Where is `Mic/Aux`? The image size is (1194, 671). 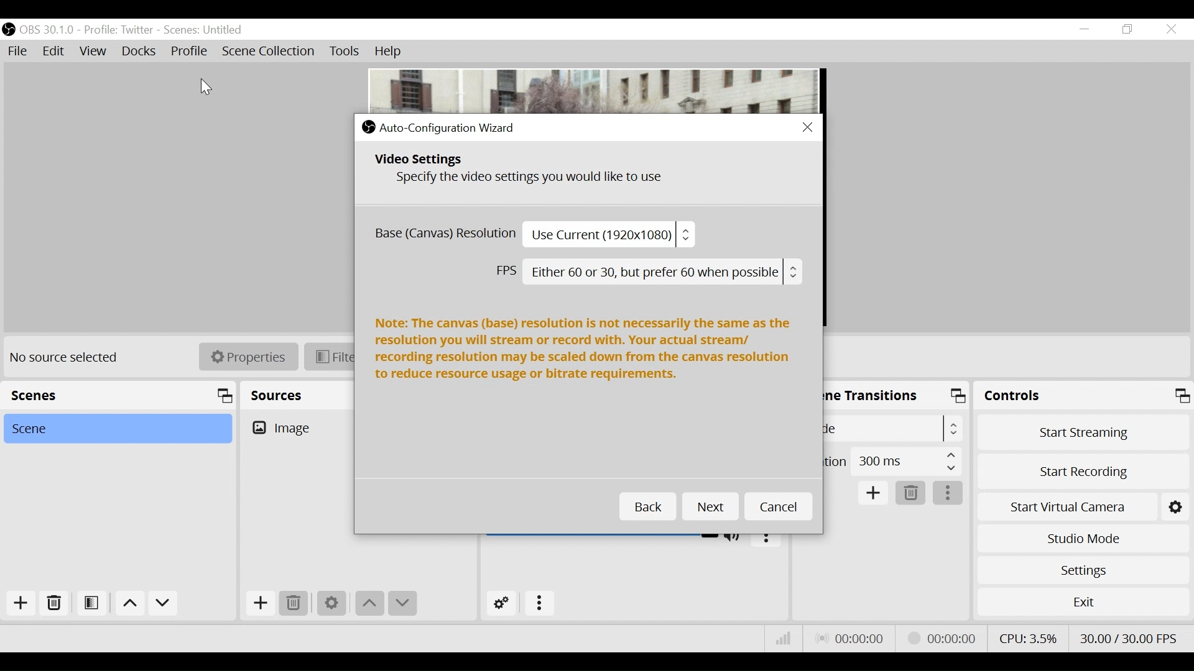
Mic/Aux is located at coordinates (601, 534).